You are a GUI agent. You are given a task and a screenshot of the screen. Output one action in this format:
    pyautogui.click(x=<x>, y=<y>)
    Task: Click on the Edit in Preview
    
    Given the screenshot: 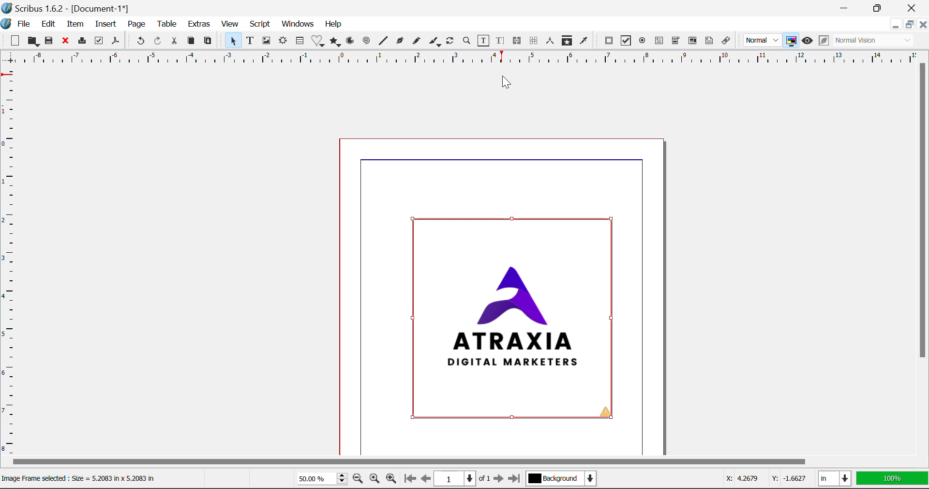 What is the action you would take?
    pyautogui.click(x=823, y=42)
    